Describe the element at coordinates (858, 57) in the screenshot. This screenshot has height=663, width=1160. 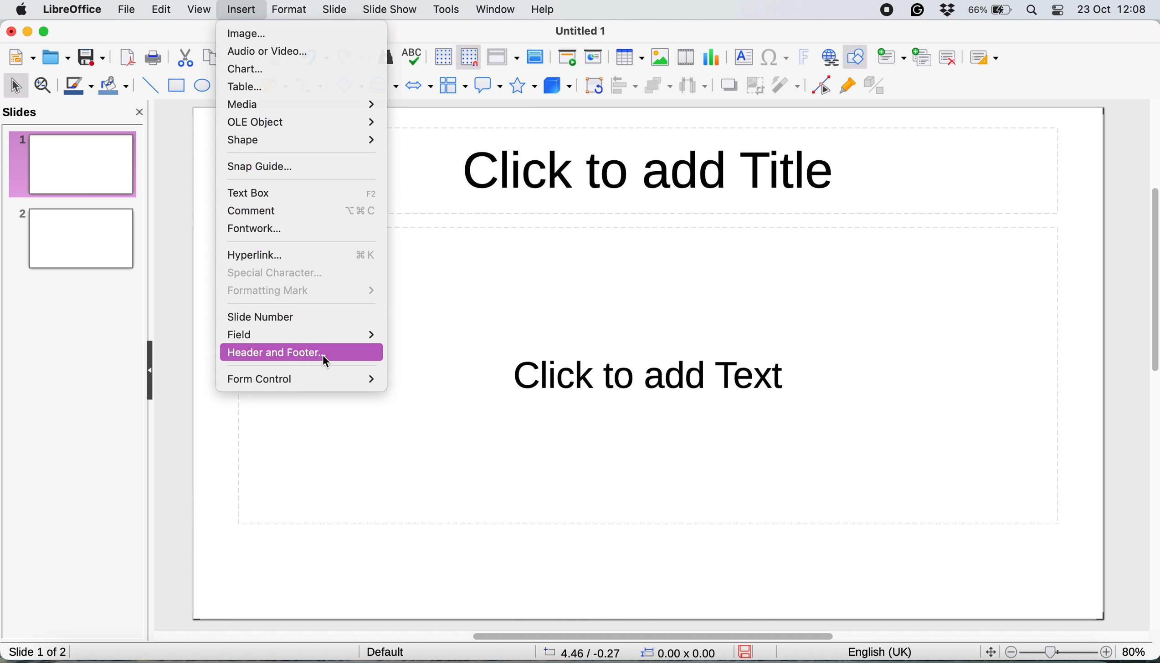
I see `show draw functions` at that location.